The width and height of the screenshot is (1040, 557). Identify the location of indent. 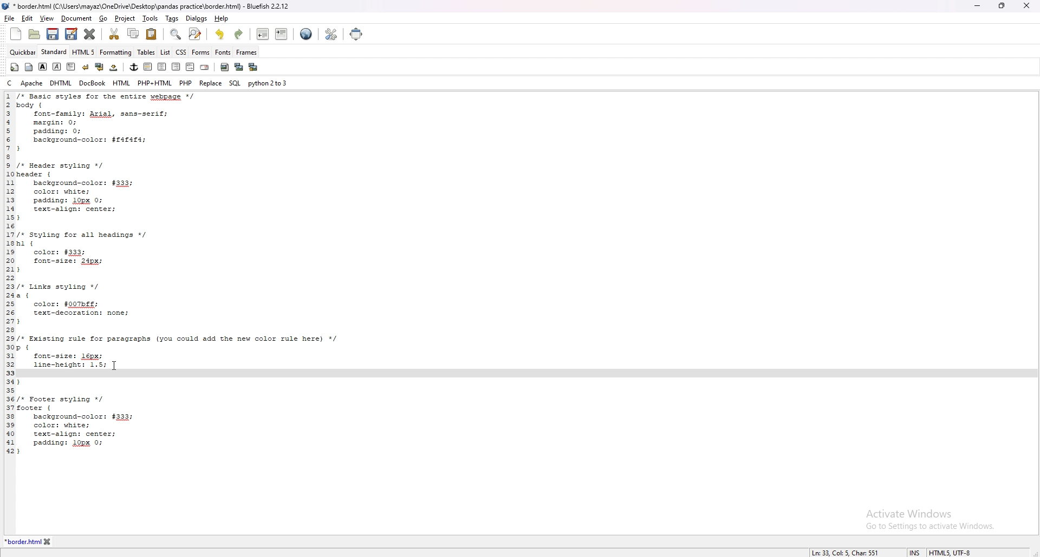
(281, 35).